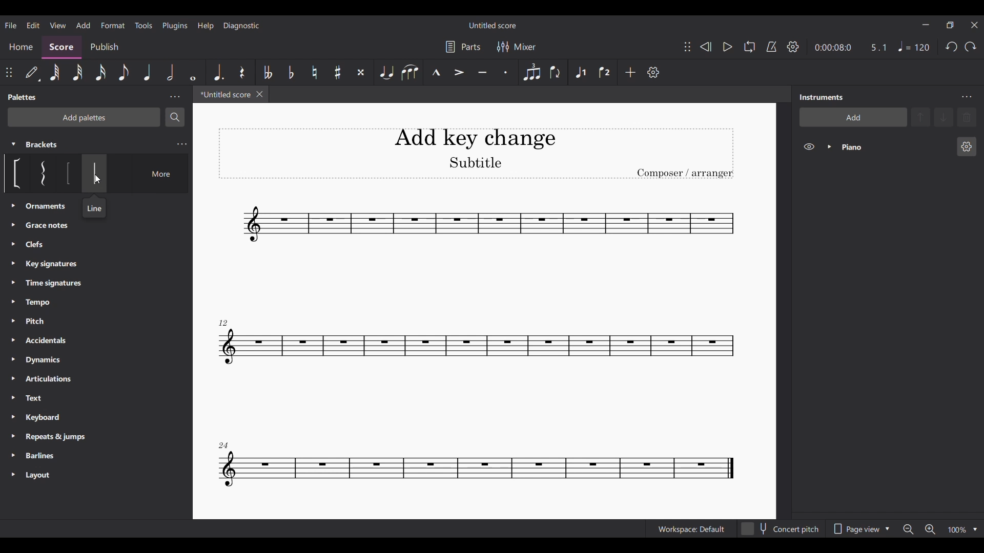 The image size is (984, 553). I want to click on Zoom factor, so click(958, 530).